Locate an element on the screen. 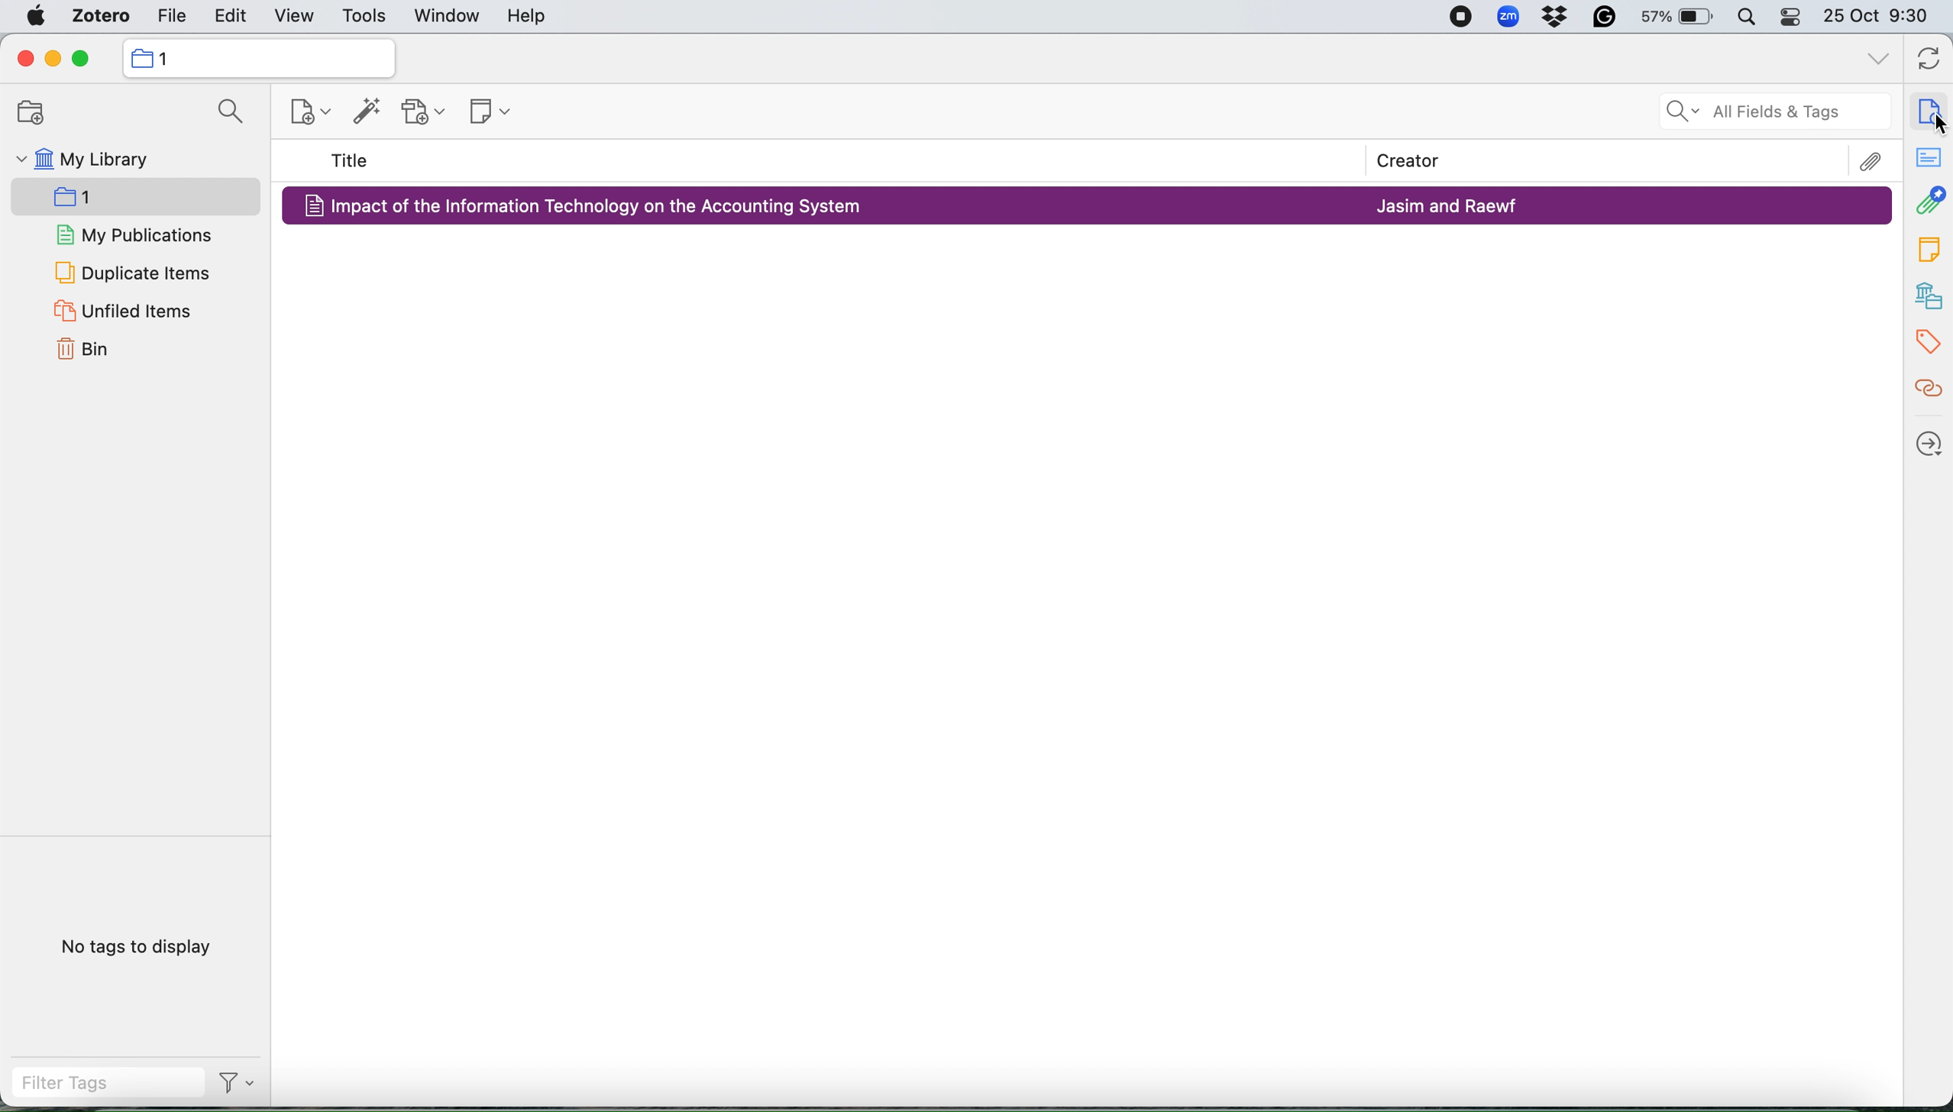 This screenshot has width=1953, height=1112. add attachment is located at coordinates (425, 113).